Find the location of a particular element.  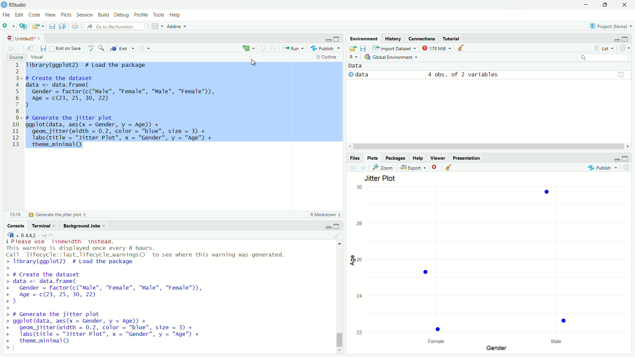

maximize is located at coordinates (629, 39).